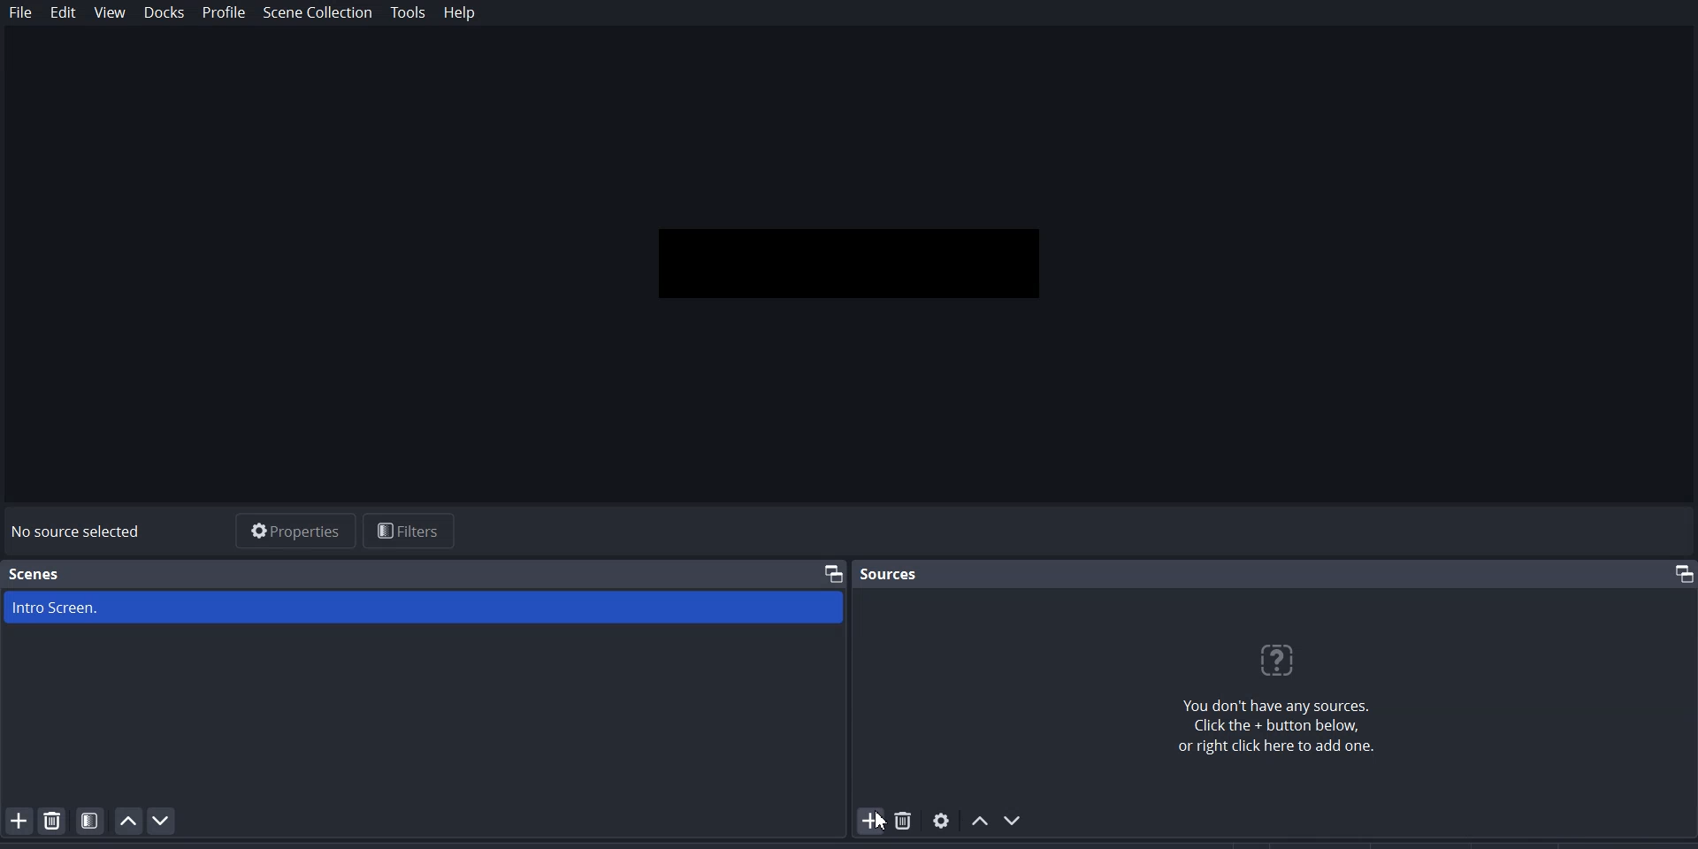  What do you see at coordinates (292, 529) in the screenshot?
I see `Properties` at bounding box center [292, 529].